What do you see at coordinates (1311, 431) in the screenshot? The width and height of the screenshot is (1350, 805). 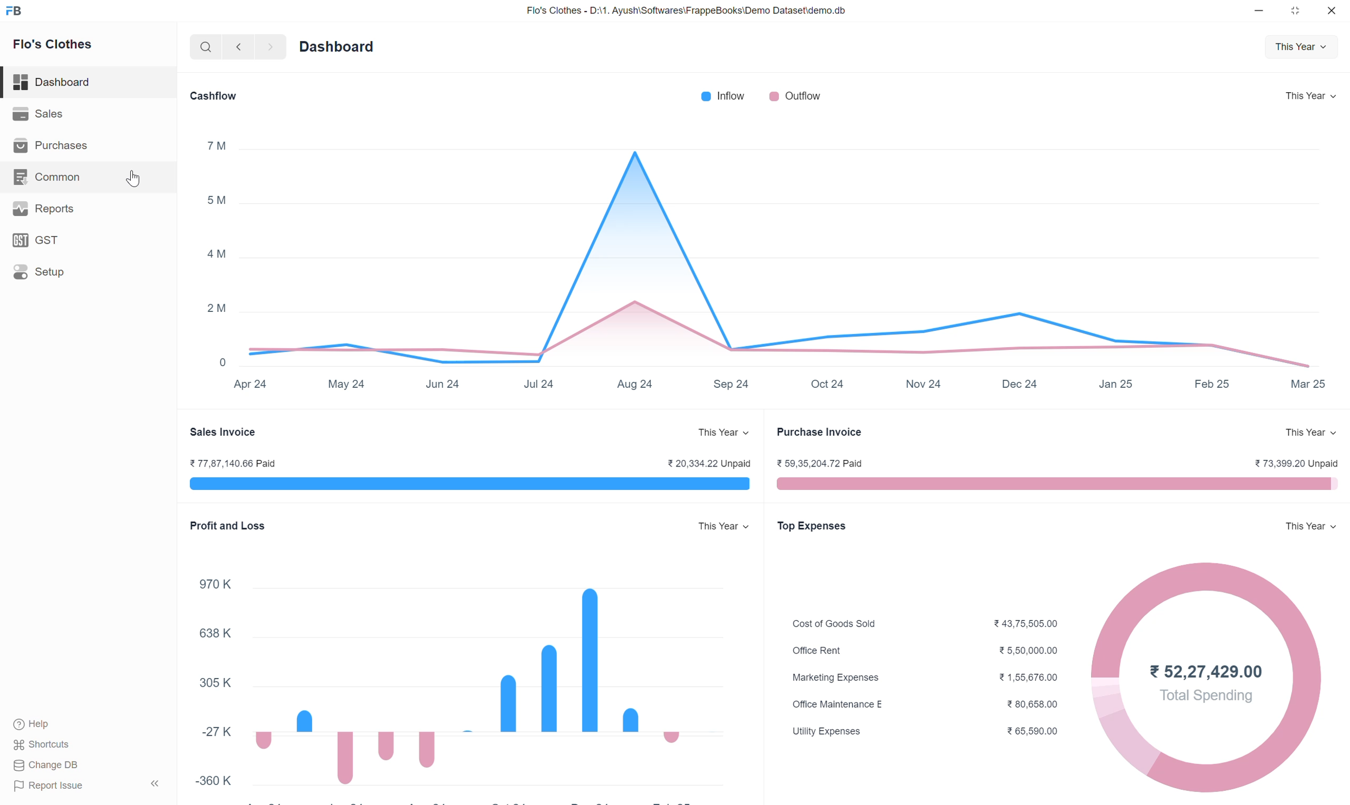 I see `this year` at bounding box center [1311, 431].